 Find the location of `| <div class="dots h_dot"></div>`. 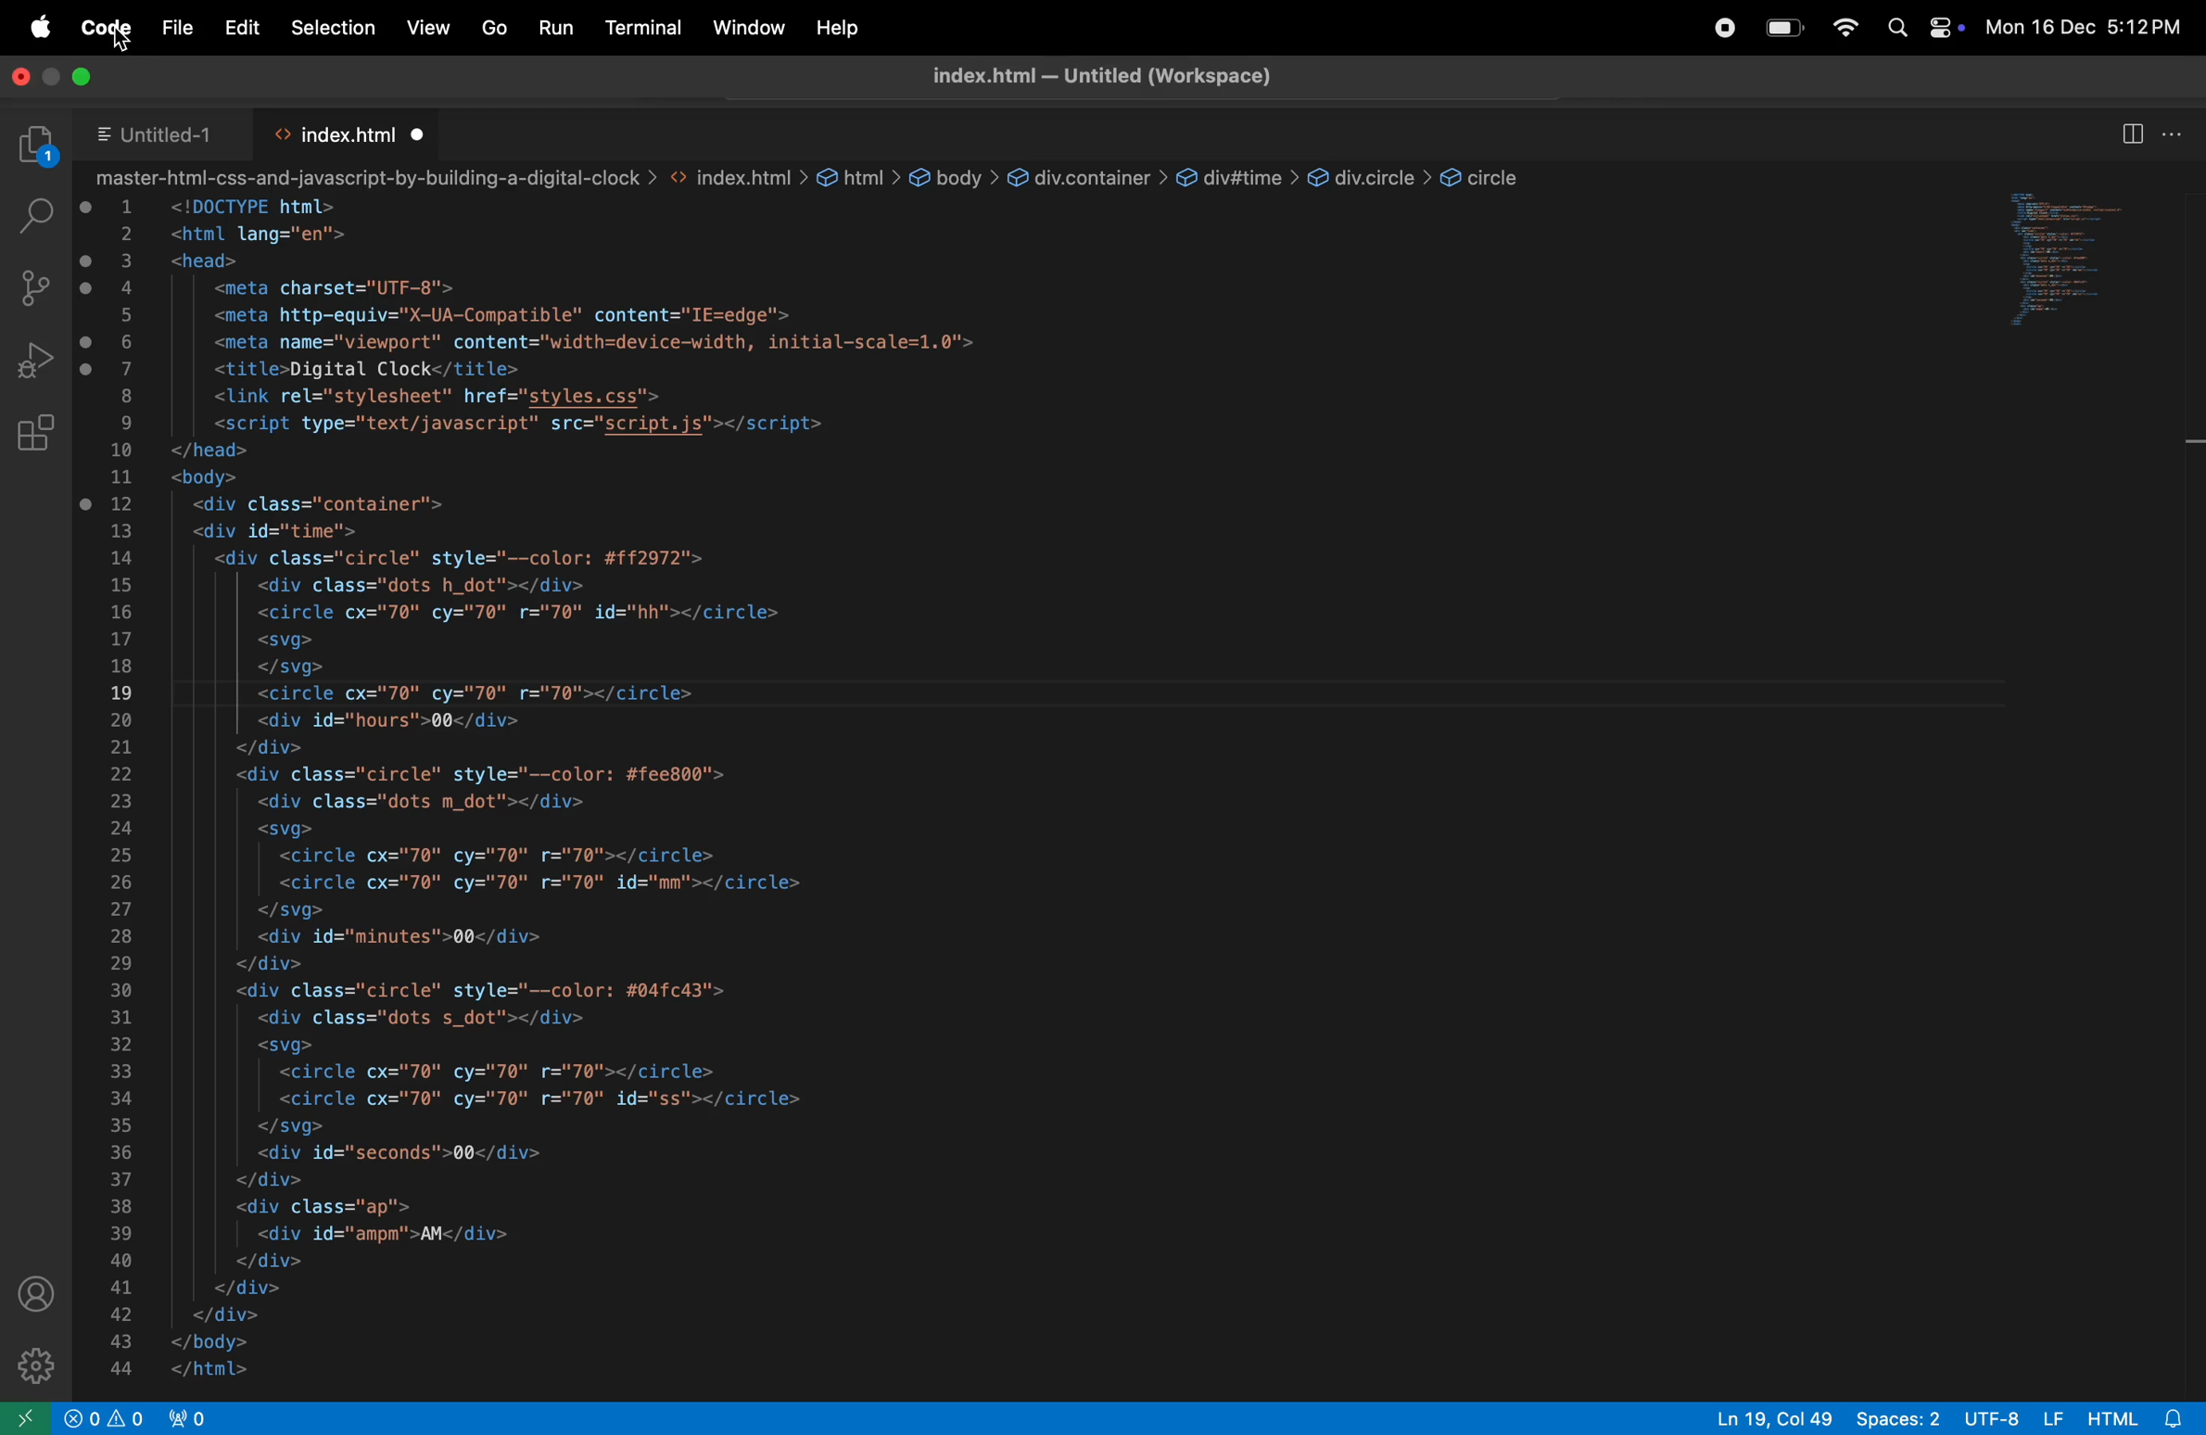

| <div class="dots h_dot"></div> is located at coordinates (417, 588).